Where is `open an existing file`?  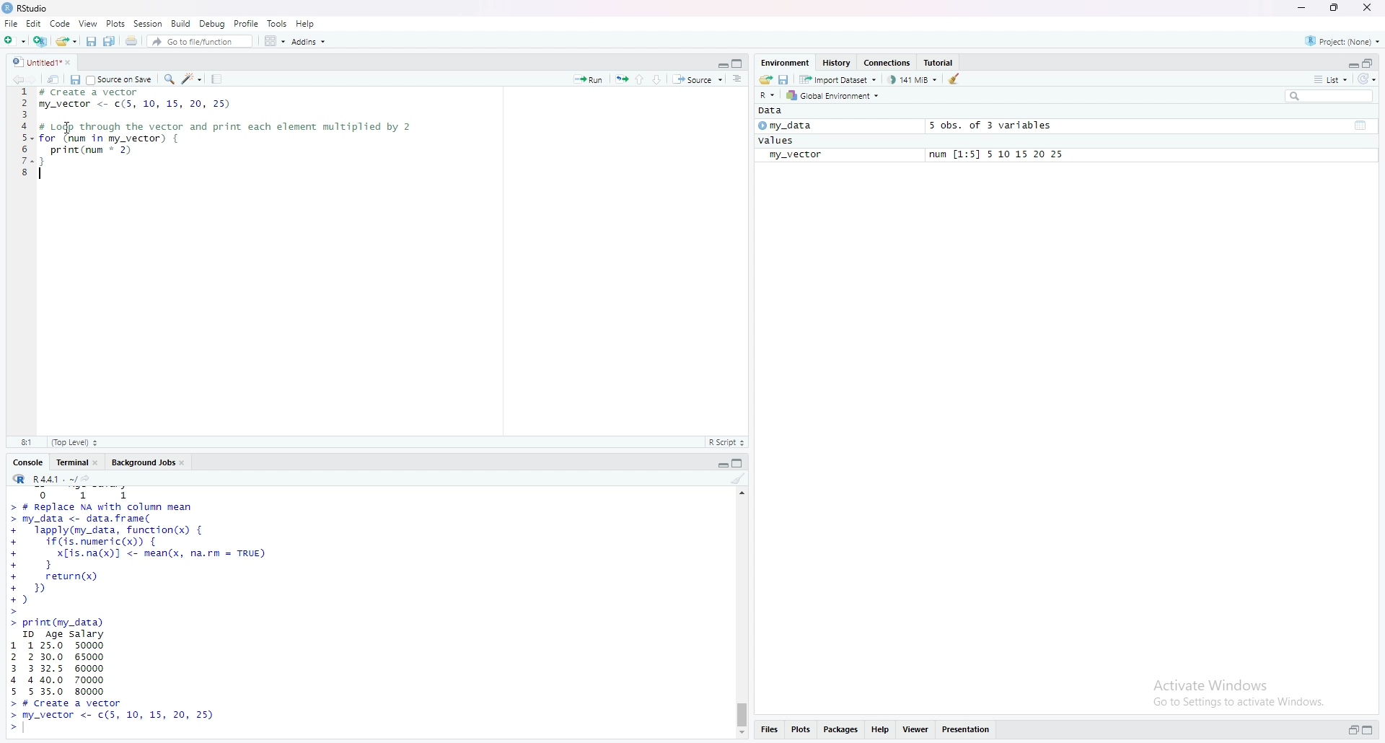
open an existing file is located at coordinates (67, 42).